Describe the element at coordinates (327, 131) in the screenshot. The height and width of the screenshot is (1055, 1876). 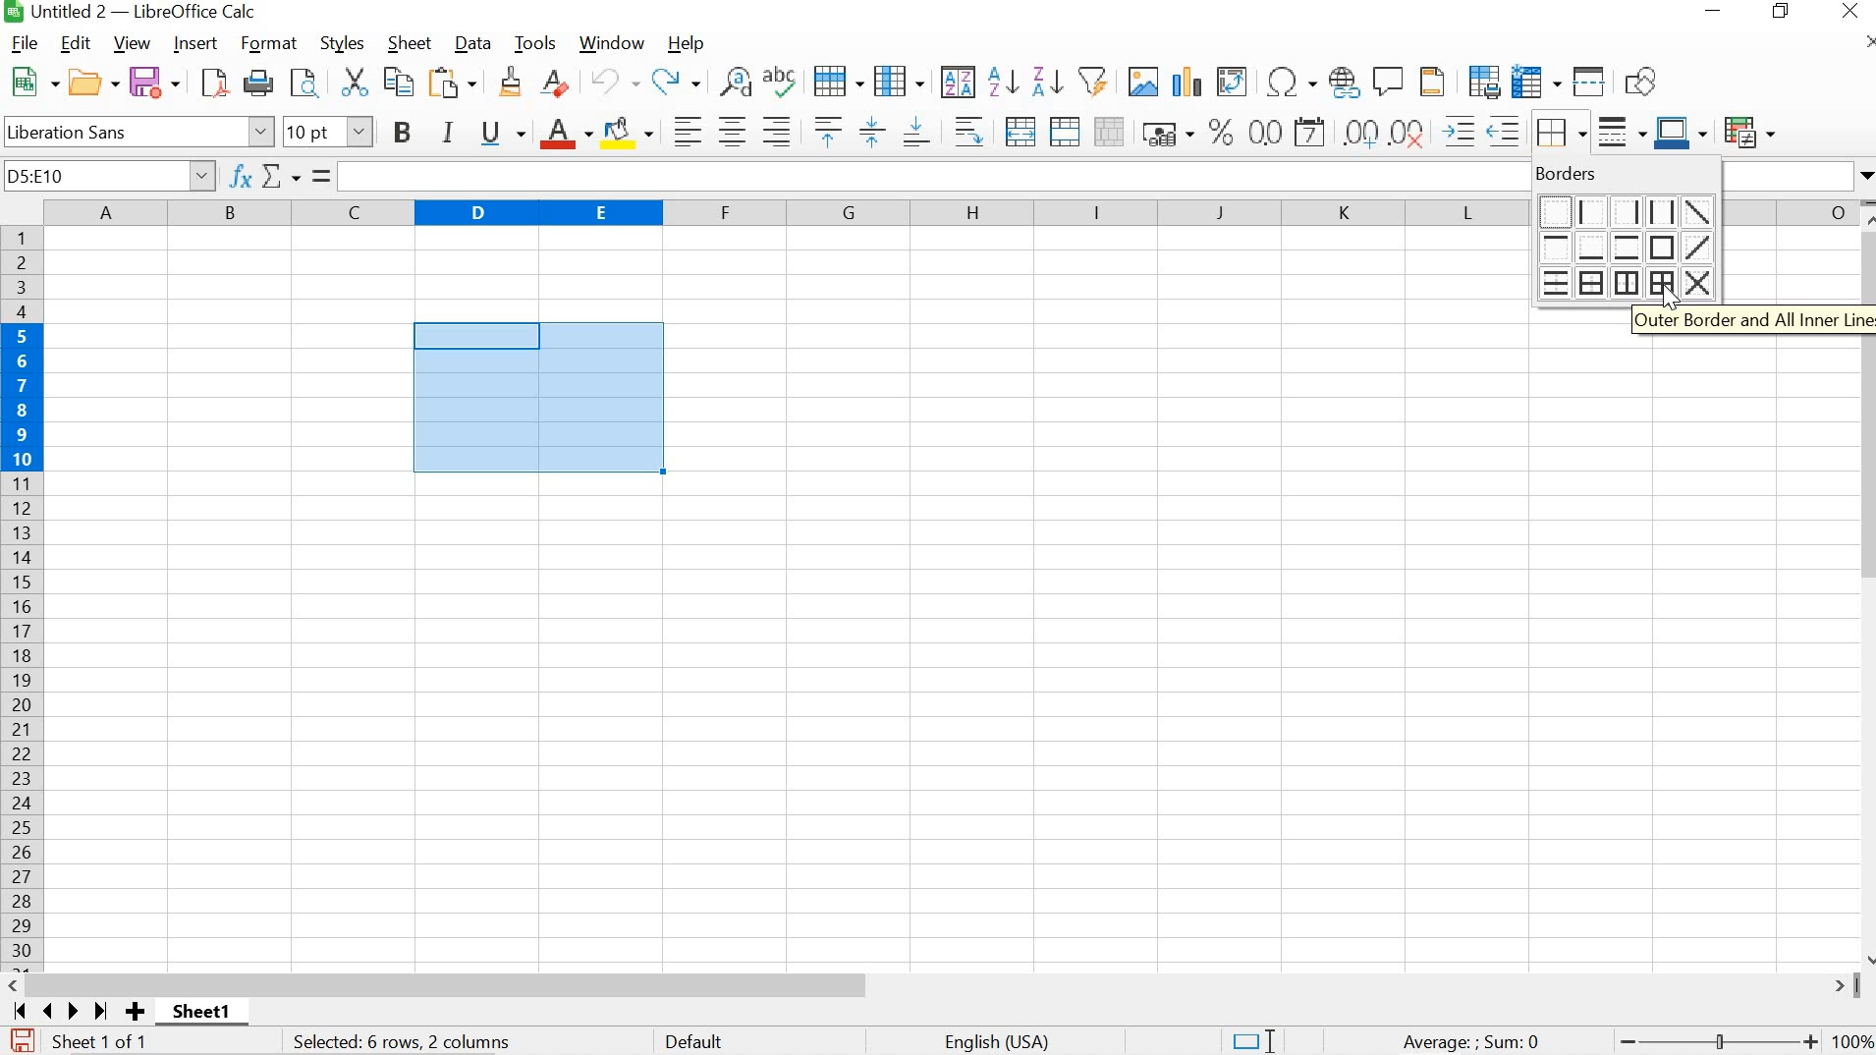
I see `FONT SIZE` at that location.